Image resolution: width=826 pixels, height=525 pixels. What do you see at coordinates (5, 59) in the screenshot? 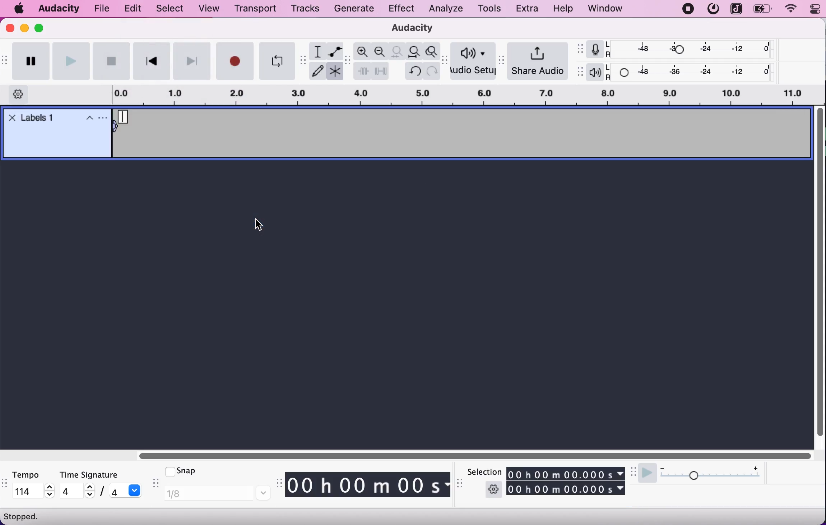
I see `audacity transport toolbar` at bounding box center [5, 59].